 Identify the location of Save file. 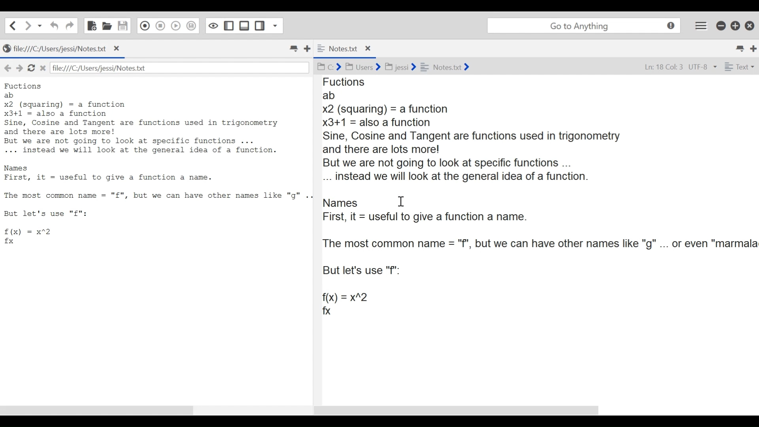
(123, 26).